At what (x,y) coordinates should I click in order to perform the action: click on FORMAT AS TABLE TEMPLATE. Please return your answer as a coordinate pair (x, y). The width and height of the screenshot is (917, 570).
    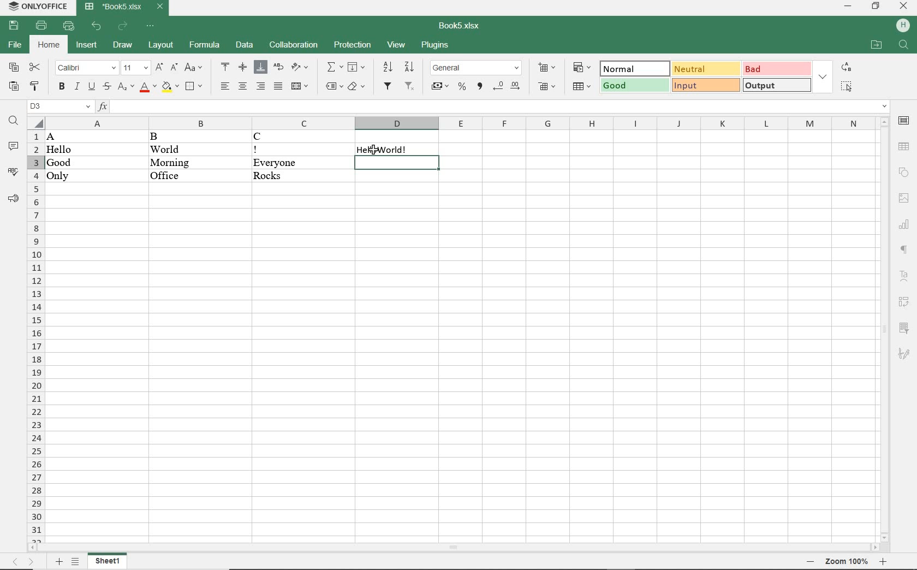
    Looking at the image, I should click on (581, 86).